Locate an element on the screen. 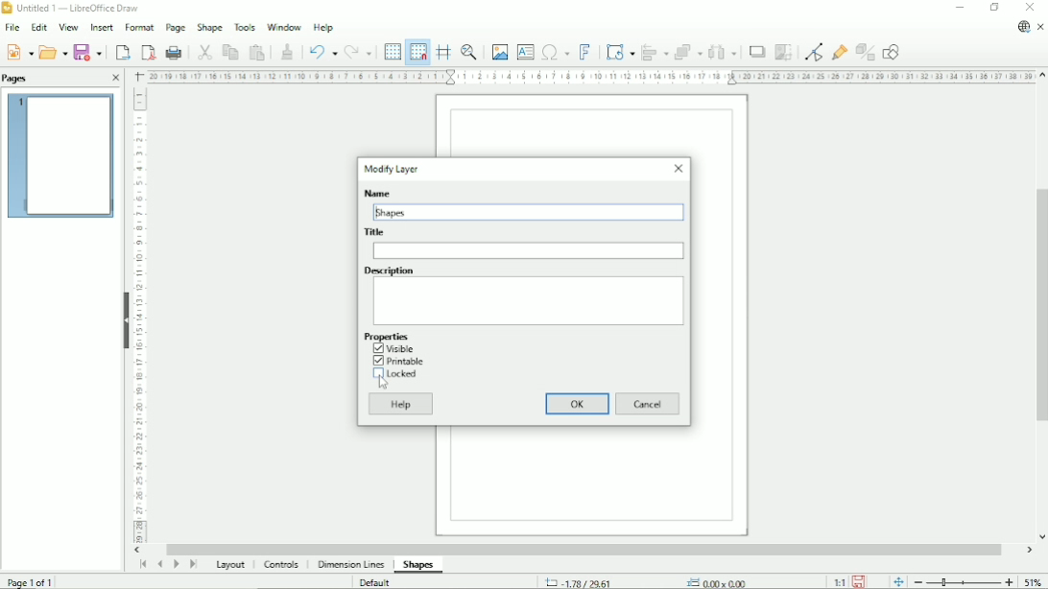  Visible is located at coordinates (394, 348).